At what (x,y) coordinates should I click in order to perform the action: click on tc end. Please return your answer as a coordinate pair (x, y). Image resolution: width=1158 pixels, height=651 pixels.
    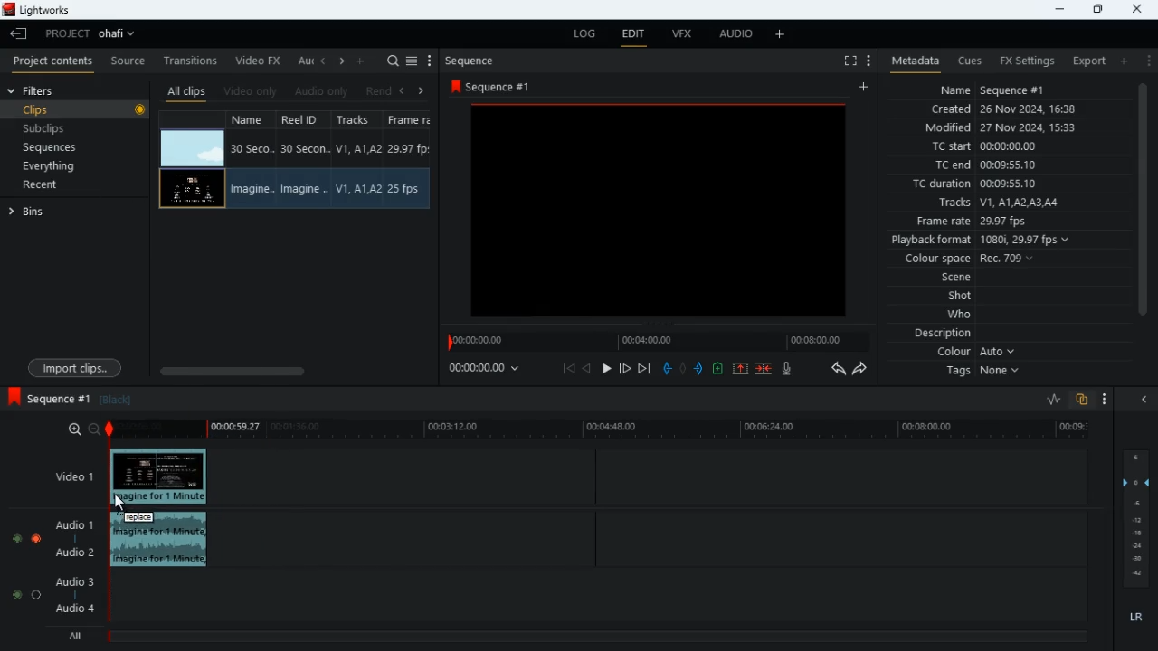
    Looking at the image, I should click on (992, 165).